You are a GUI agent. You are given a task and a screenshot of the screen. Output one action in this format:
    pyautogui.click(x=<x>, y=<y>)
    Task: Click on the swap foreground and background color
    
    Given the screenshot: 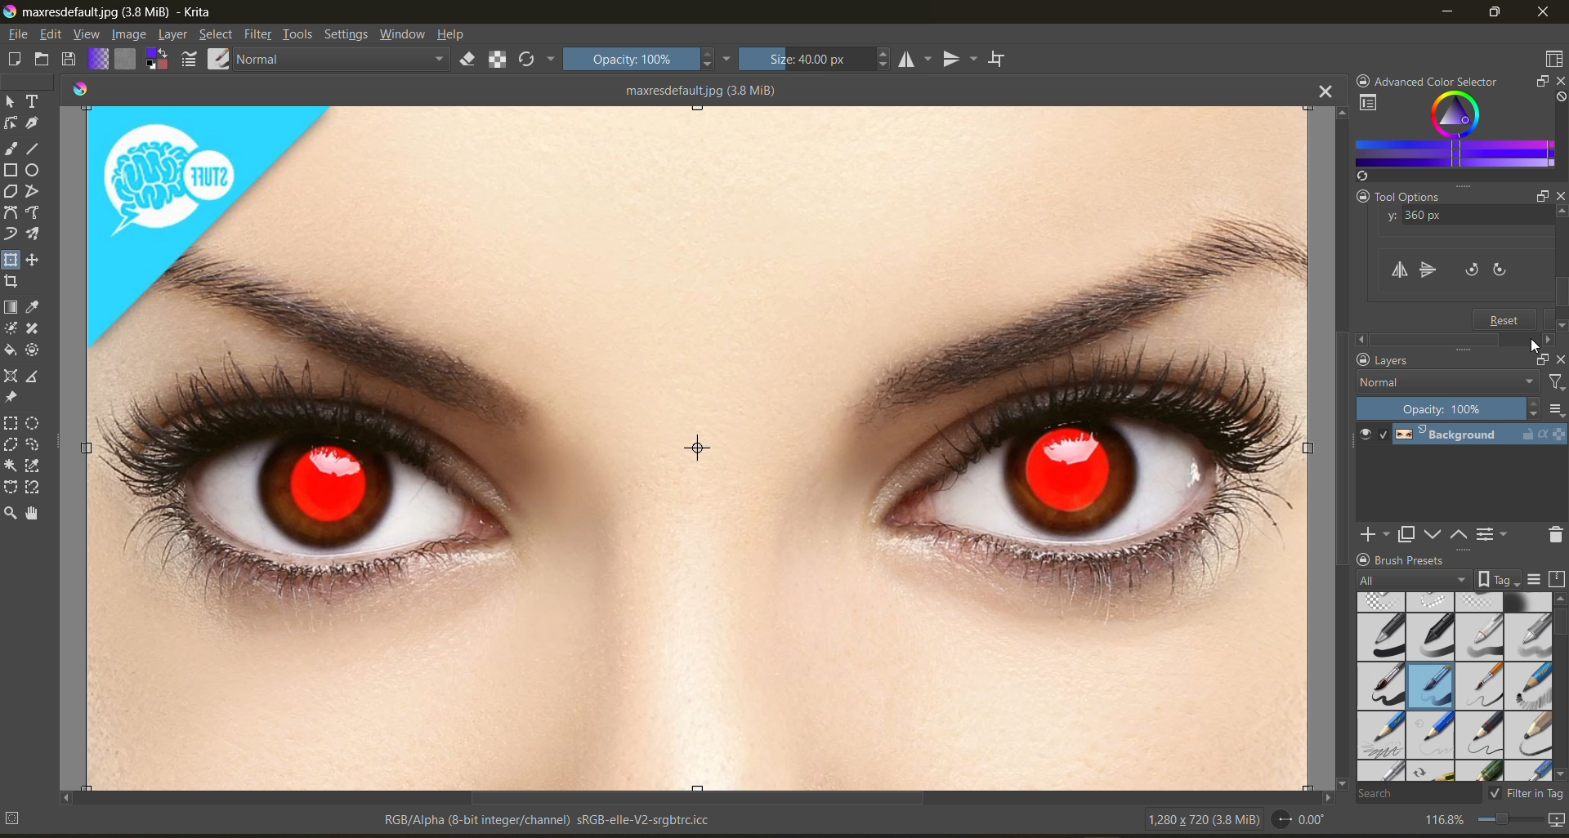 What is the action you would take?
    pyautogui.click(x=159, y=60)
    